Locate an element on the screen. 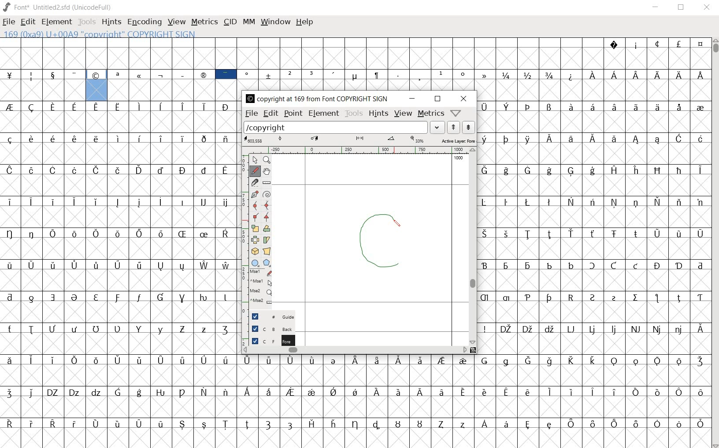 Image resolution: width=719 pixels, height=448 pixels. add a curve point always either horizontal or vertical is located at coordinates (268, 206).